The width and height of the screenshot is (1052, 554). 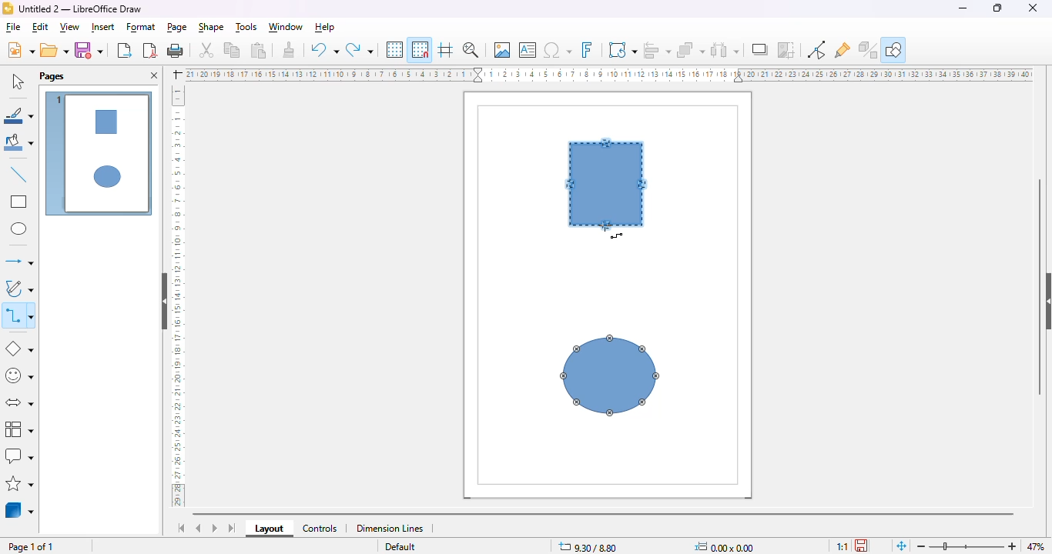 I want to click on default, so click(x=398, y=547).